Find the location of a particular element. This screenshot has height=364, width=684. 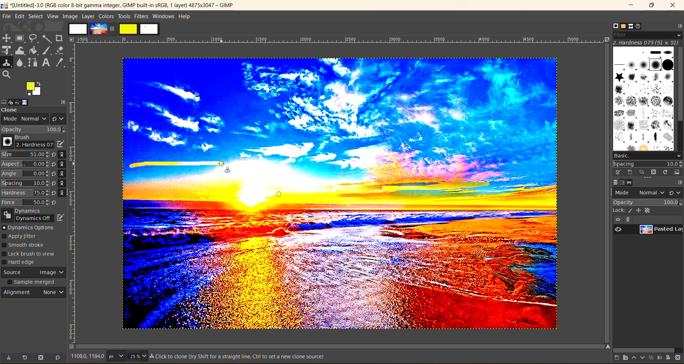

cursor is located at coordinates (227, 172).